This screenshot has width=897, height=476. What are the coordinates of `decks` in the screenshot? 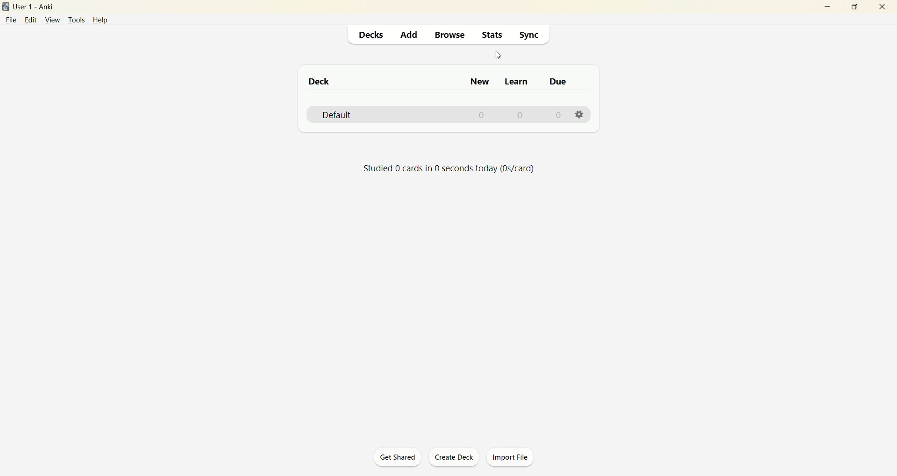 It's located at (369, 36).